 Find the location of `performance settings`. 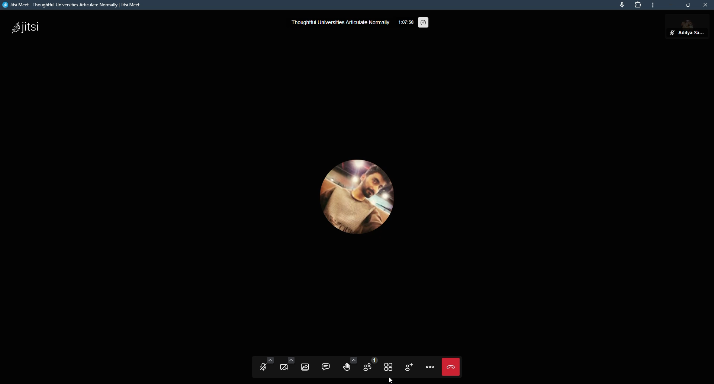

performance settings is located at coordinates (425, 21).